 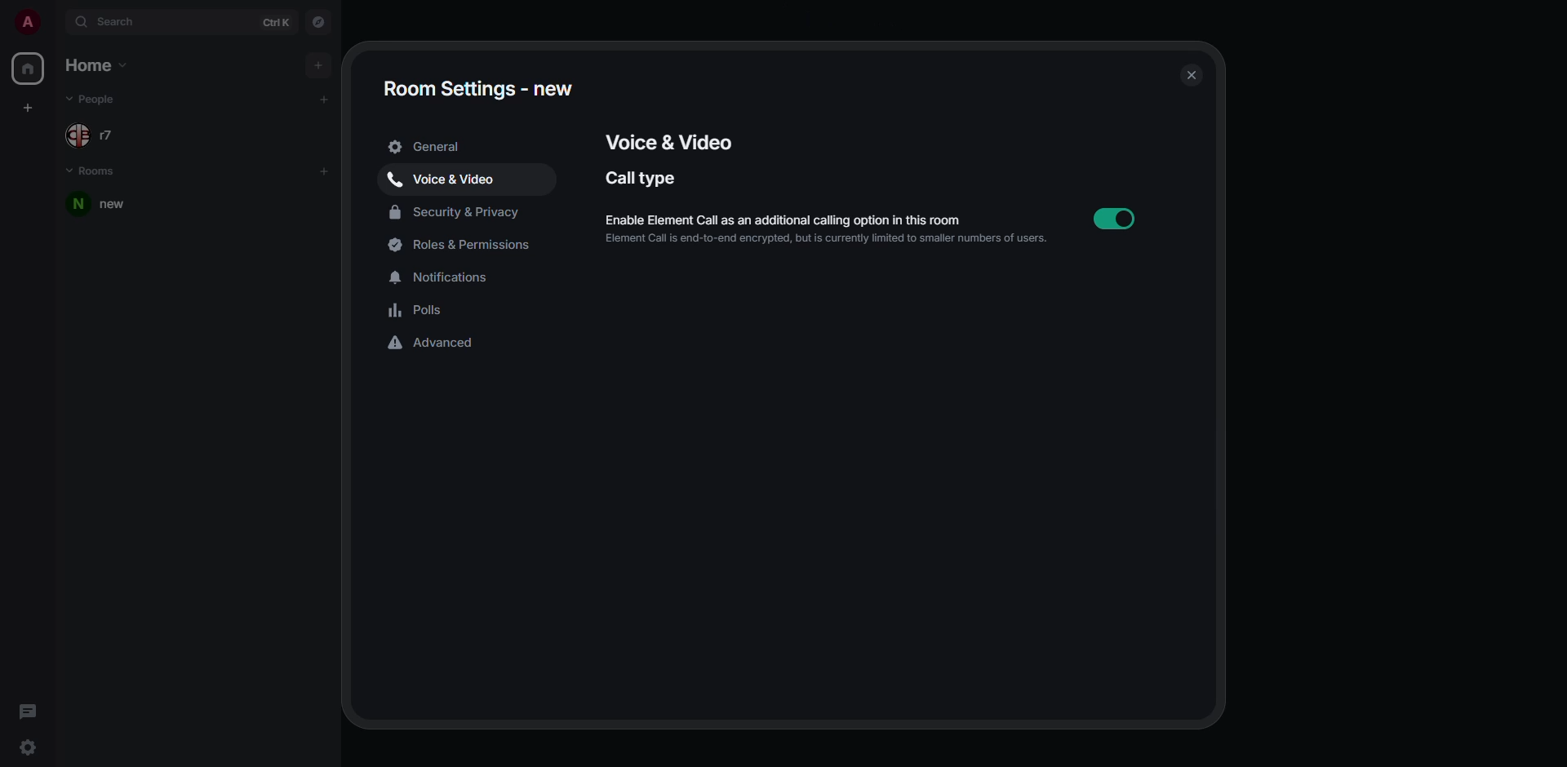 What do you see at coordinates (664, 141) in the screenshot?
I see `voice & video` at bounding box center [664, 141].